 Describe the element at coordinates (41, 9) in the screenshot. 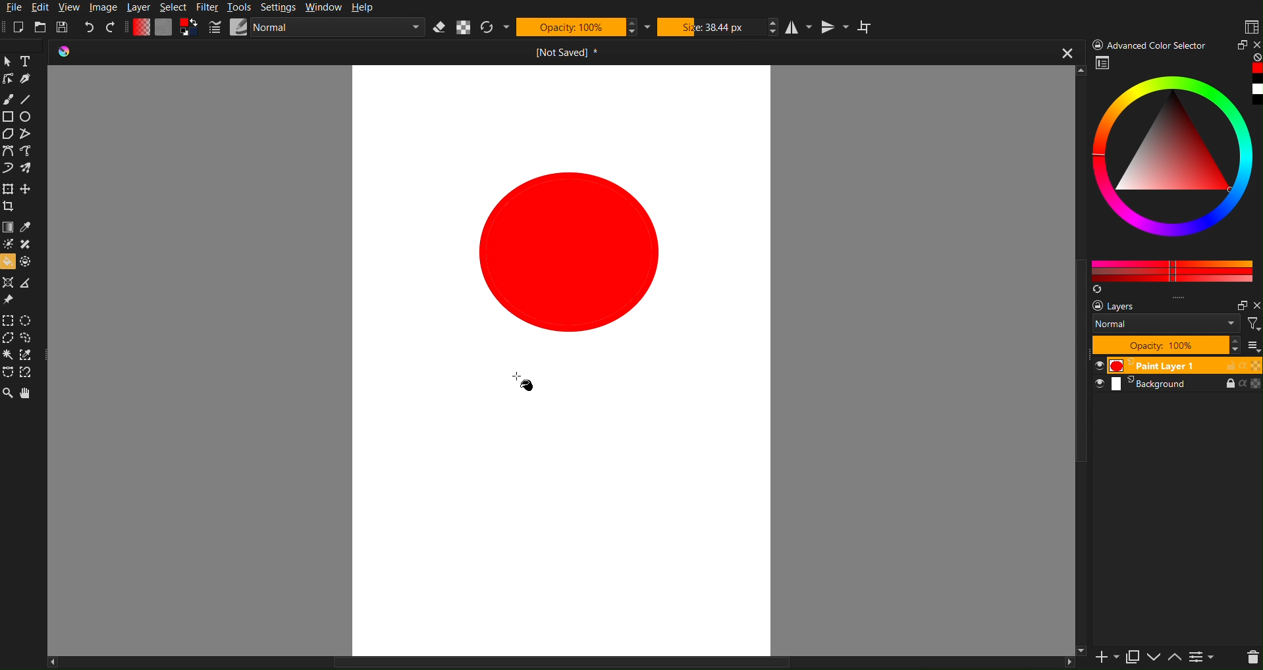

I see `Edit` at that location.